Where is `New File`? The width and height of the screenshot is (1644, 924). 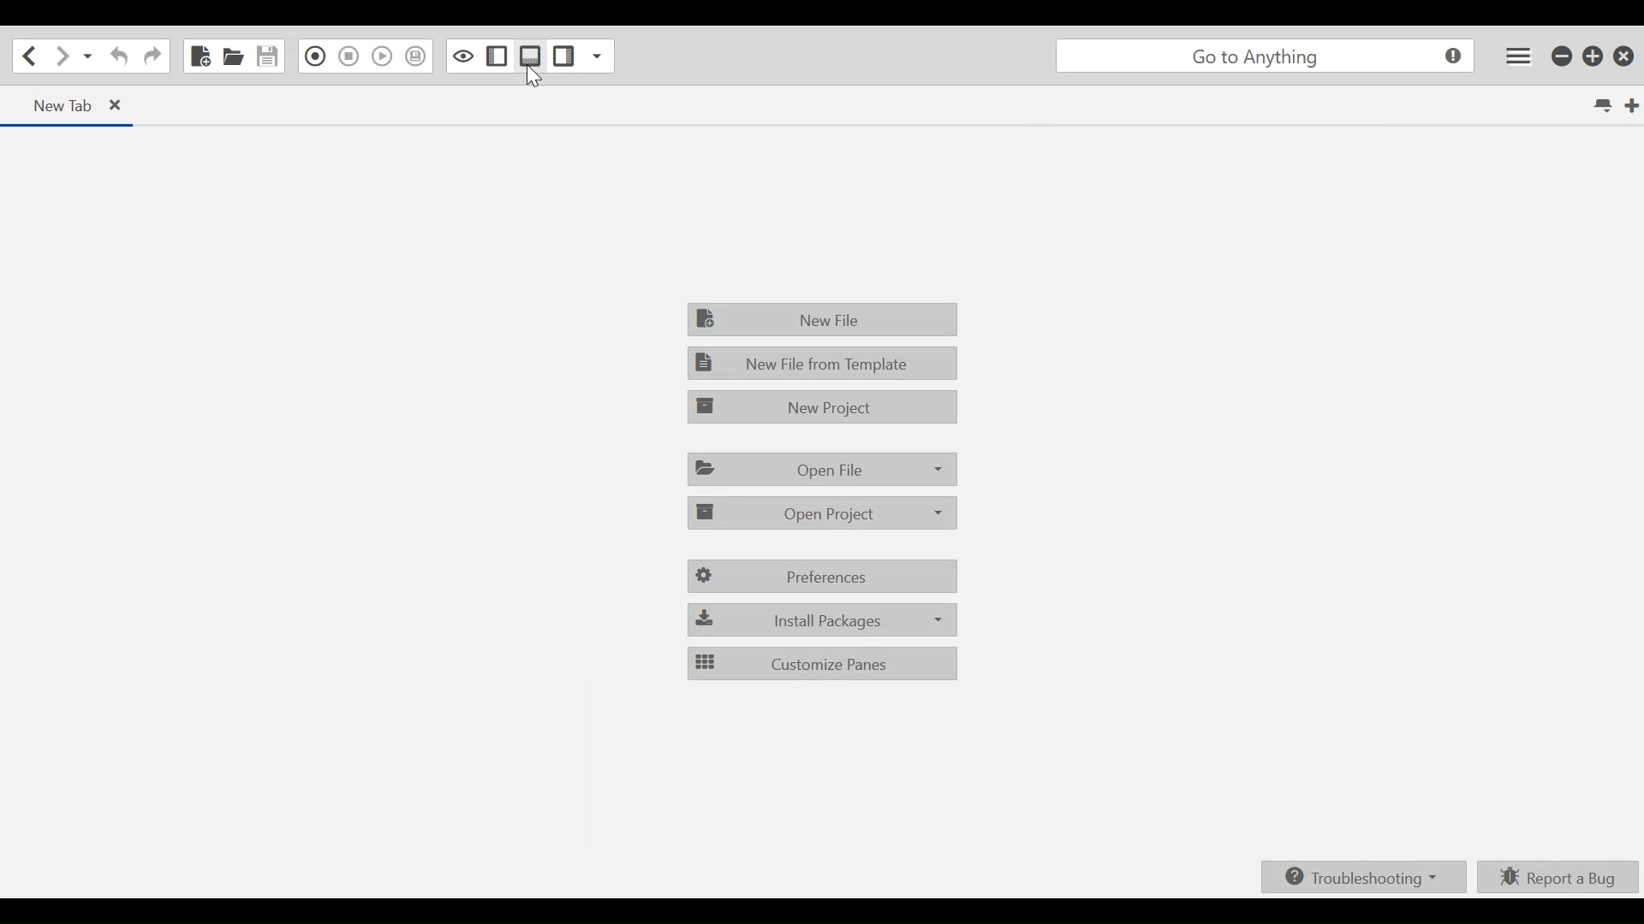
New File is located at coordinates (201, 56).